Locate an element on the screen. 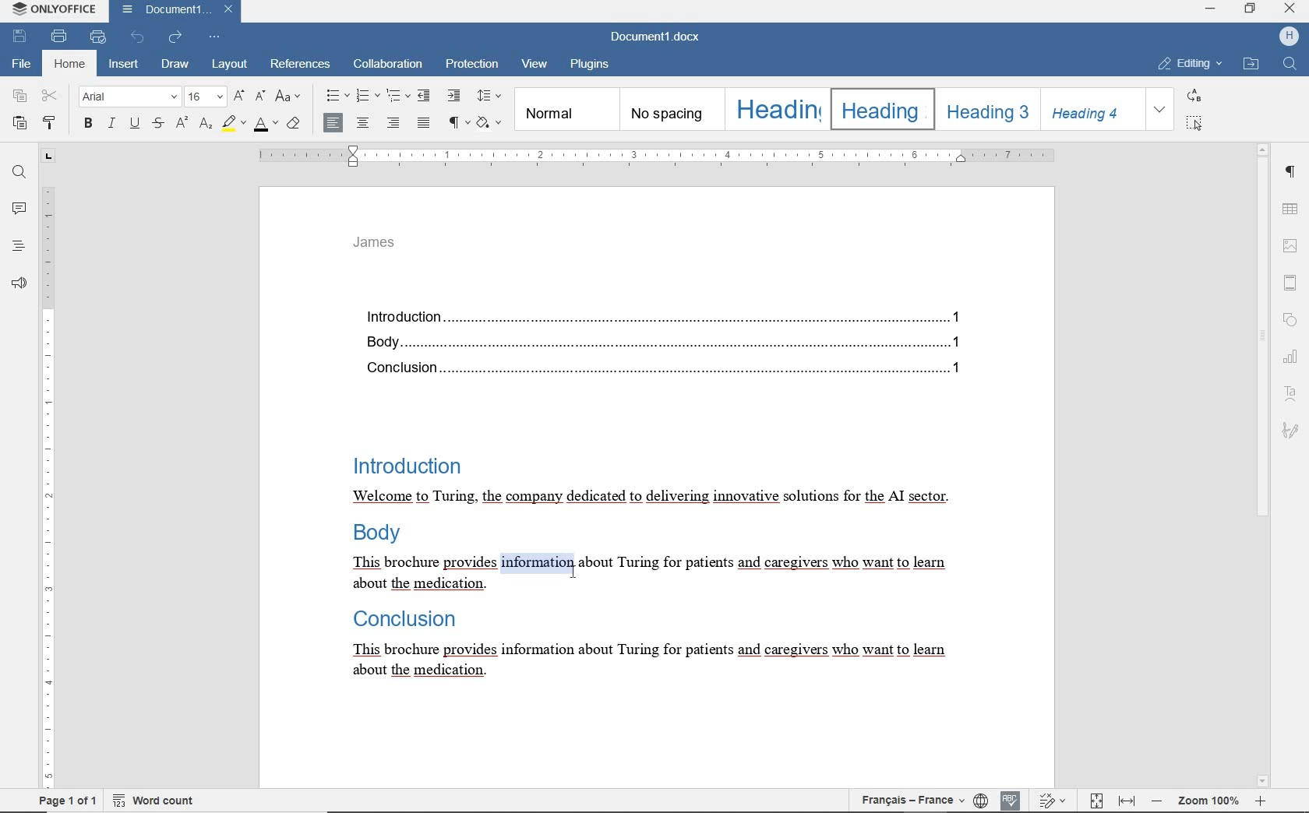 This screenshot has width=1309, height=813. EDITING is located at coordinates (1187, 65).